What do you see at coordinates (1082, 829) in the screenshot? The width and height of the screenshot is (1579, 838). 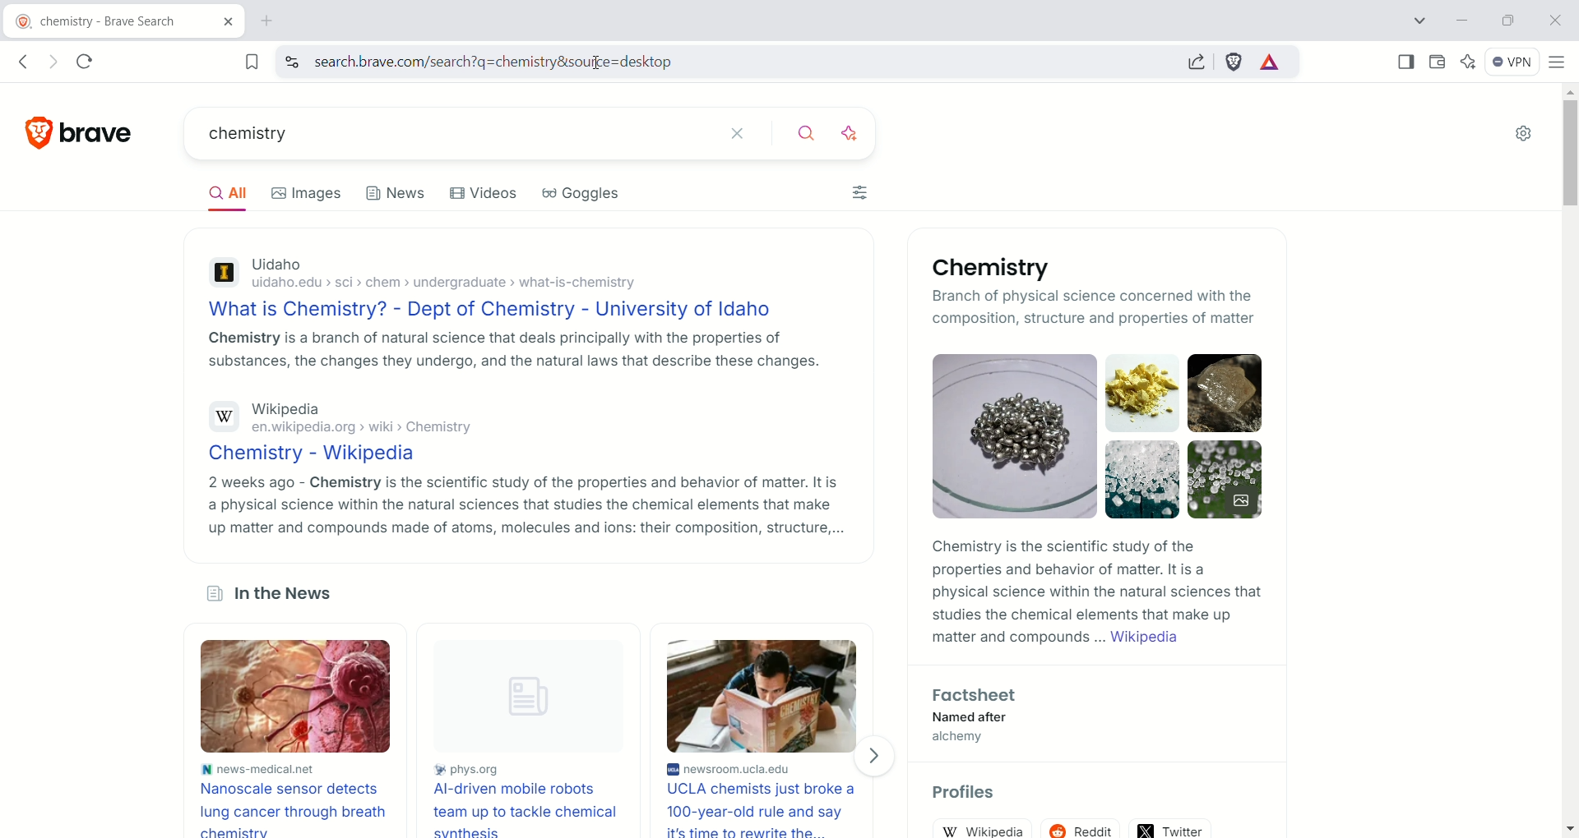 I see `reddit` at bounding box center [1082, 829].